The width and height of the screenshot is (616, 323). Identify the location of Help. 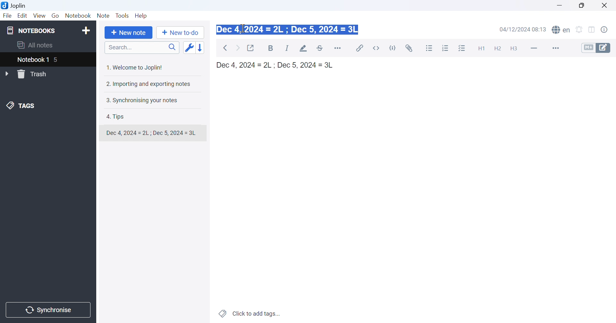
(143, 16).